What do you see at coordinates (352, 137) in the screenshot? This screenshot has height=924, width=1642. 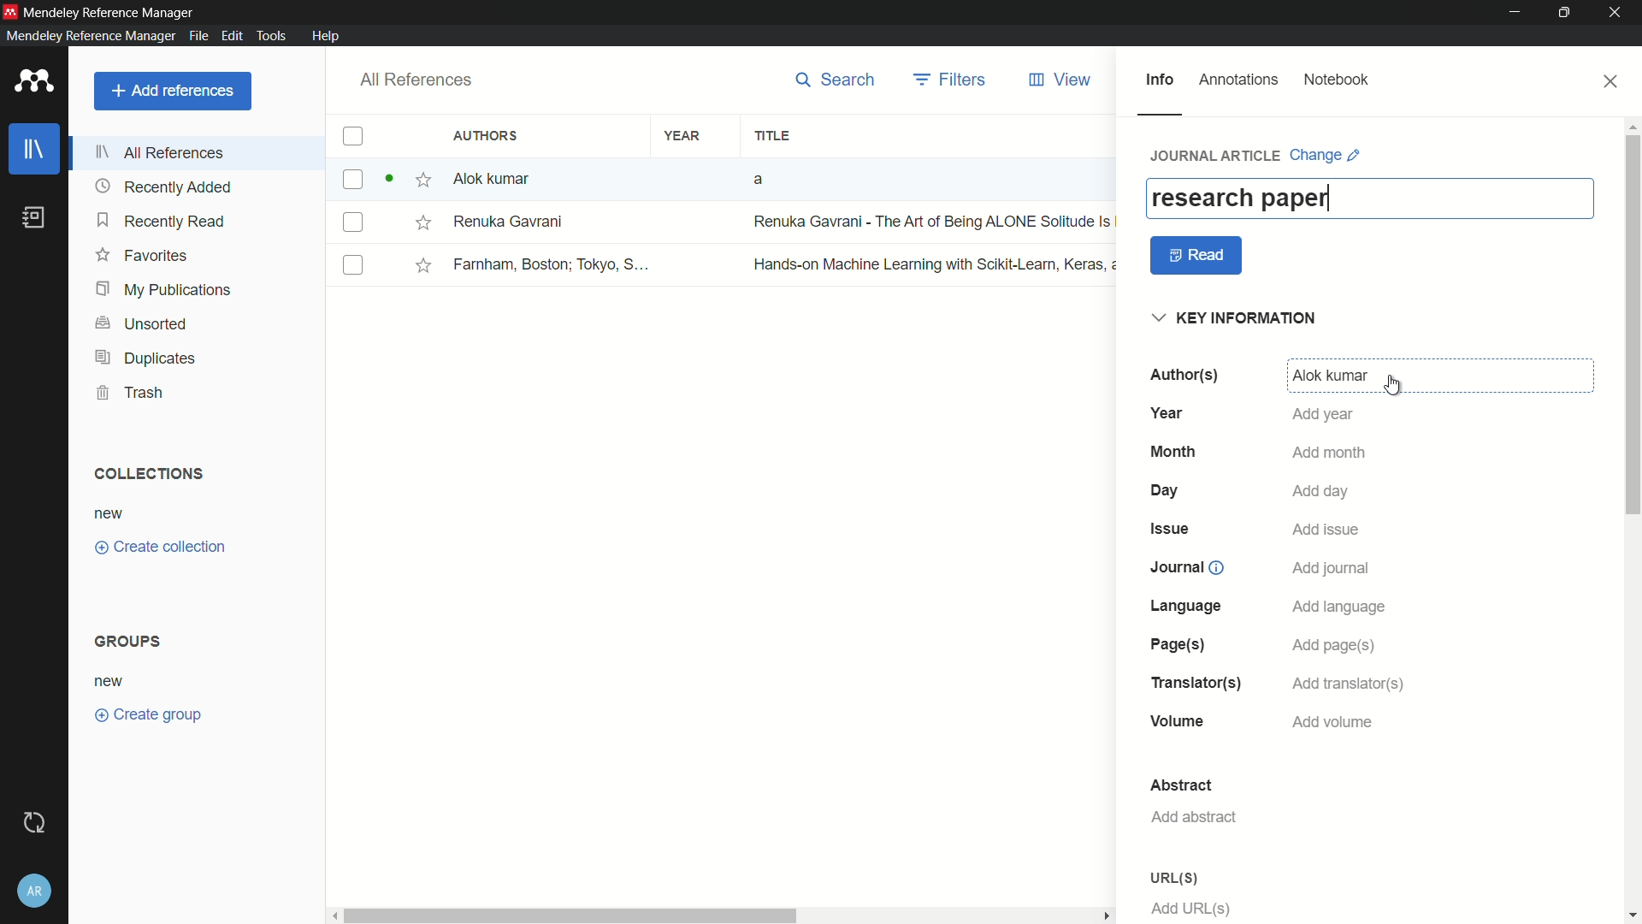 I see `checkbox` at bounding box center [352, 137].